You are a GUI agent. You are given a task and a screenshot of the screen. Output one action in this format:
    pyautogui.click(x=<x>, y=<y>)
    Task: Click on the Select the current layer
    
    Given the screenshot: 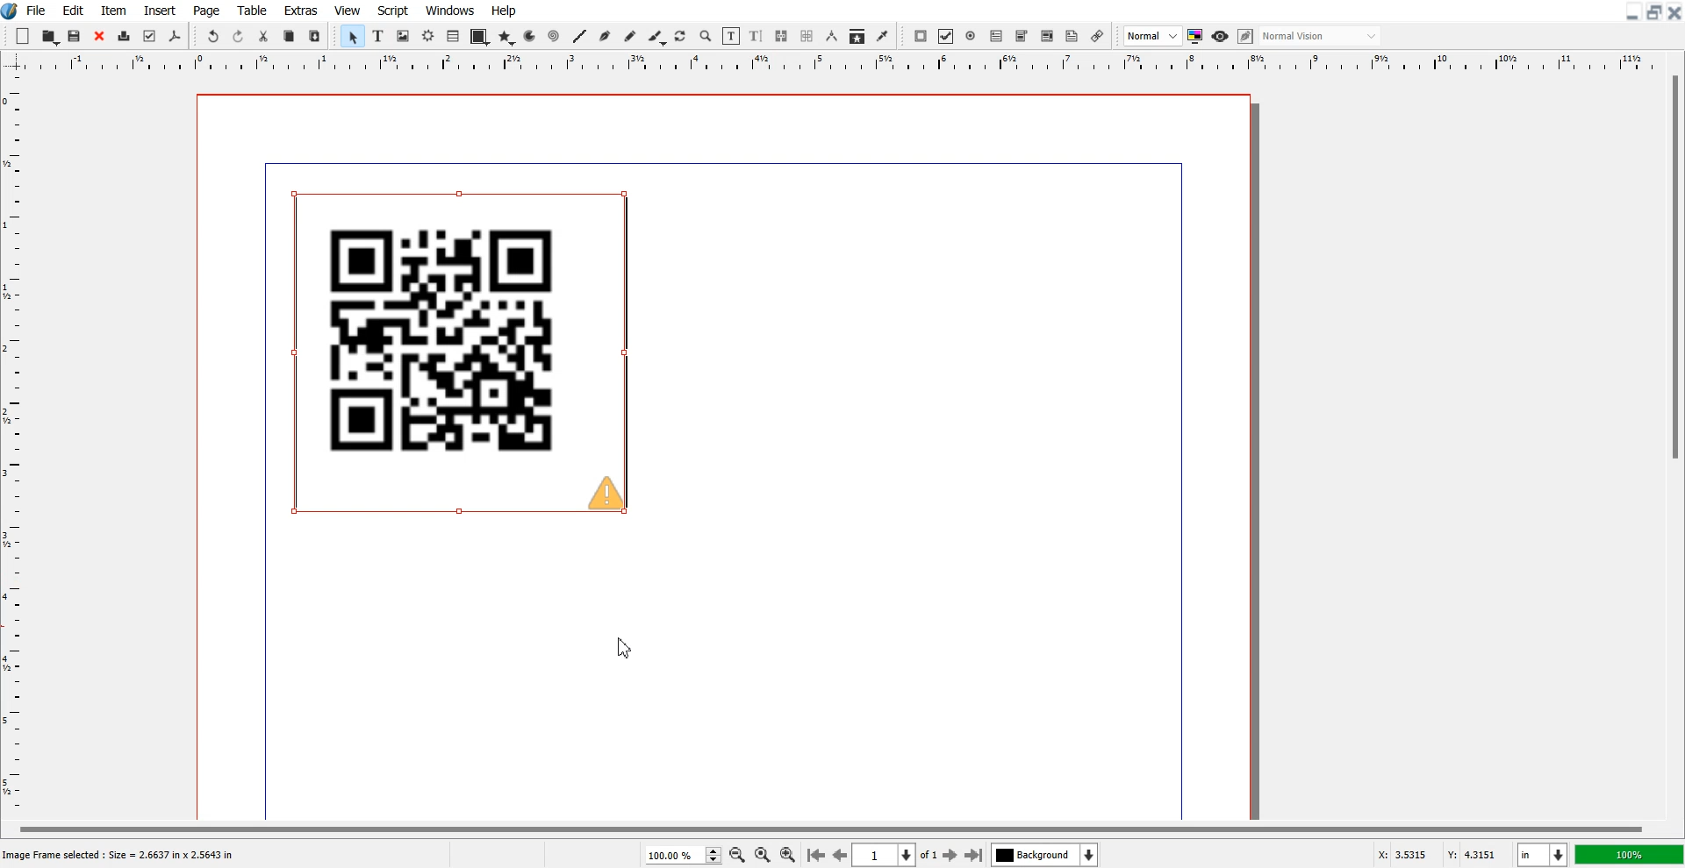 What is the action you would take?
    pyautogui.click(x=1044, y=854)
    